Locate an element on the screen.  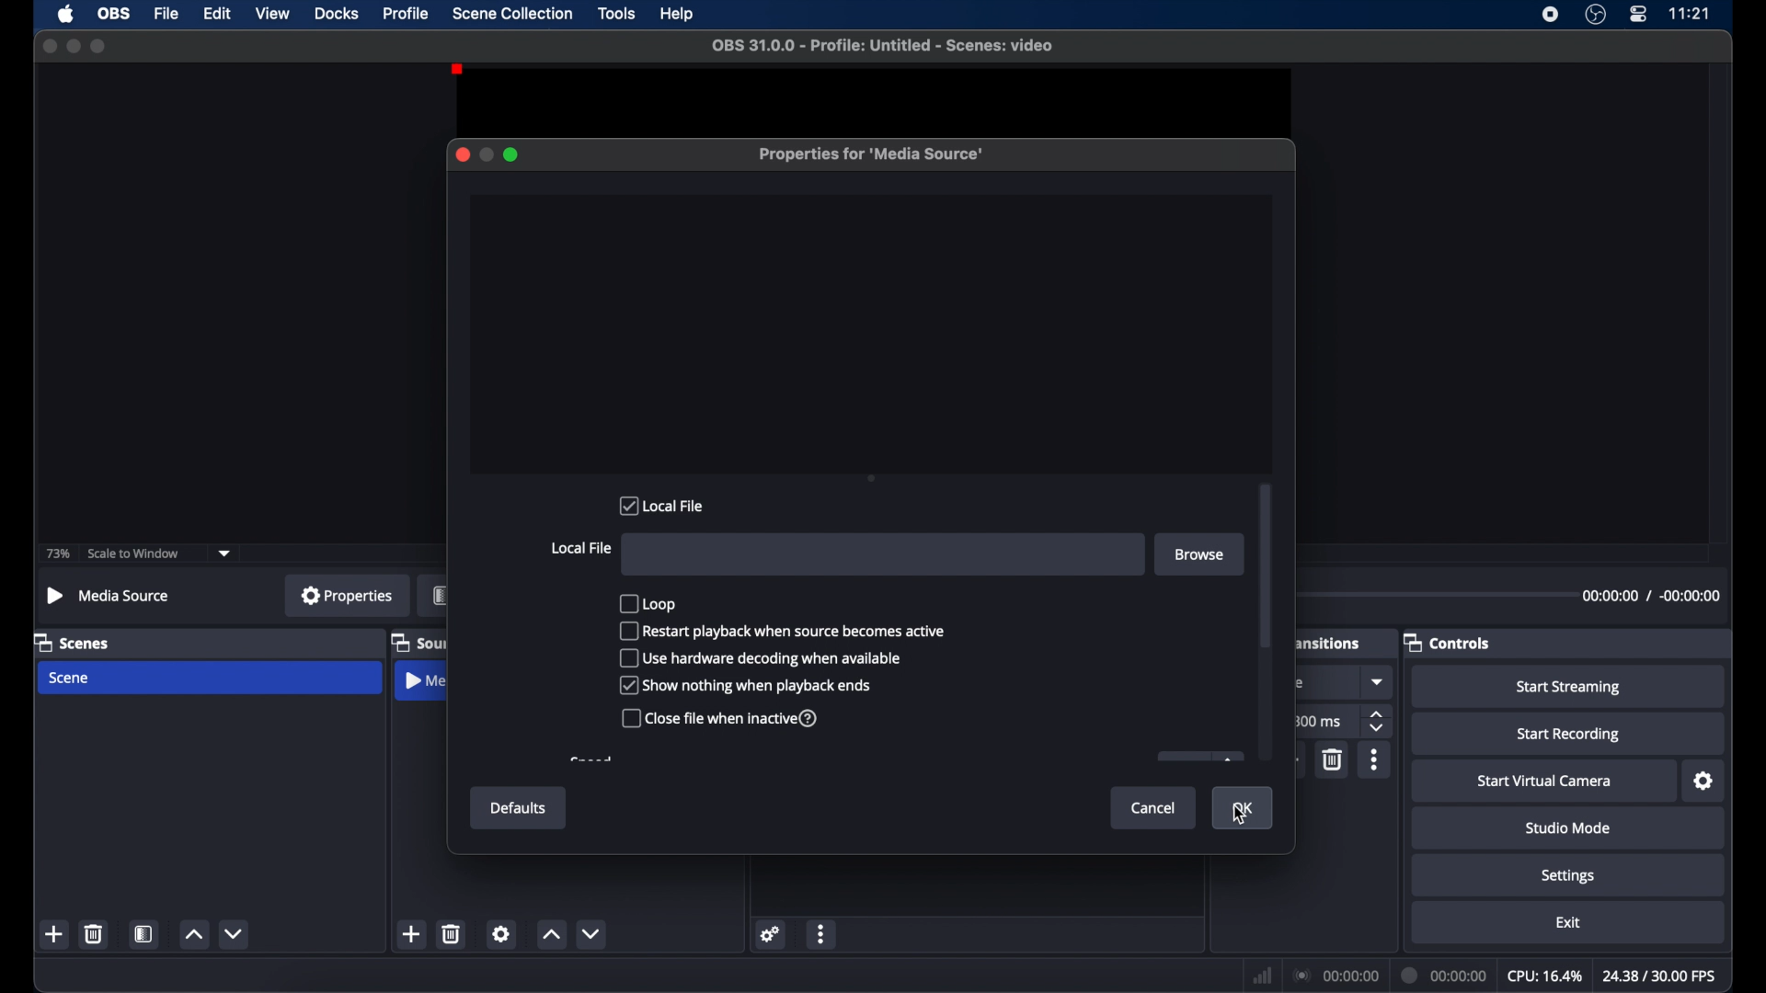
scale to window is located at coordinates (133, 554).